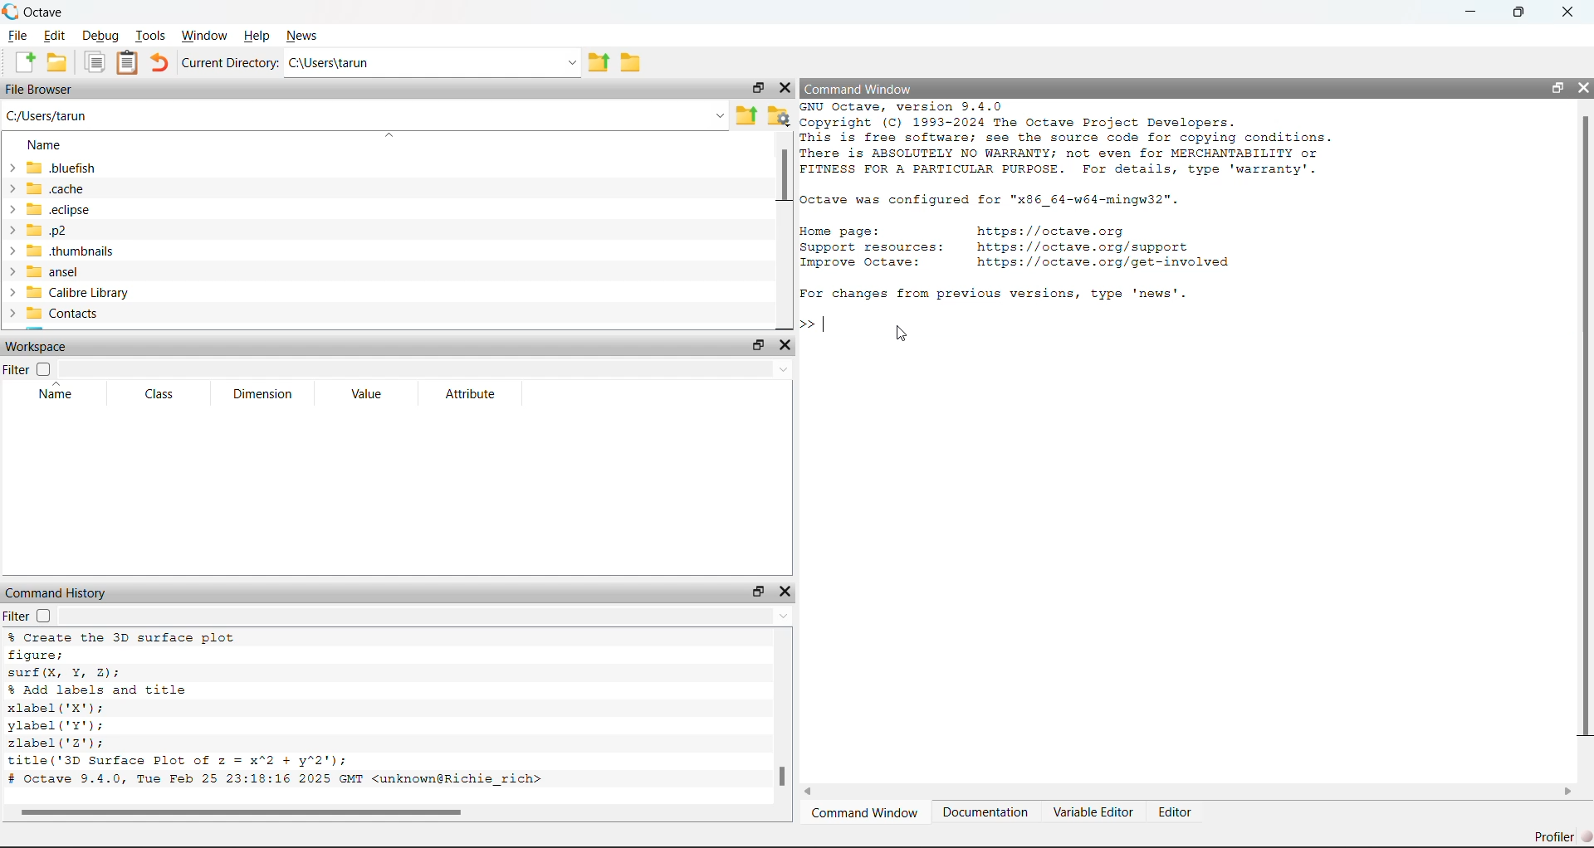  I want to click on C:/Users/tarun, so click(366, 115).